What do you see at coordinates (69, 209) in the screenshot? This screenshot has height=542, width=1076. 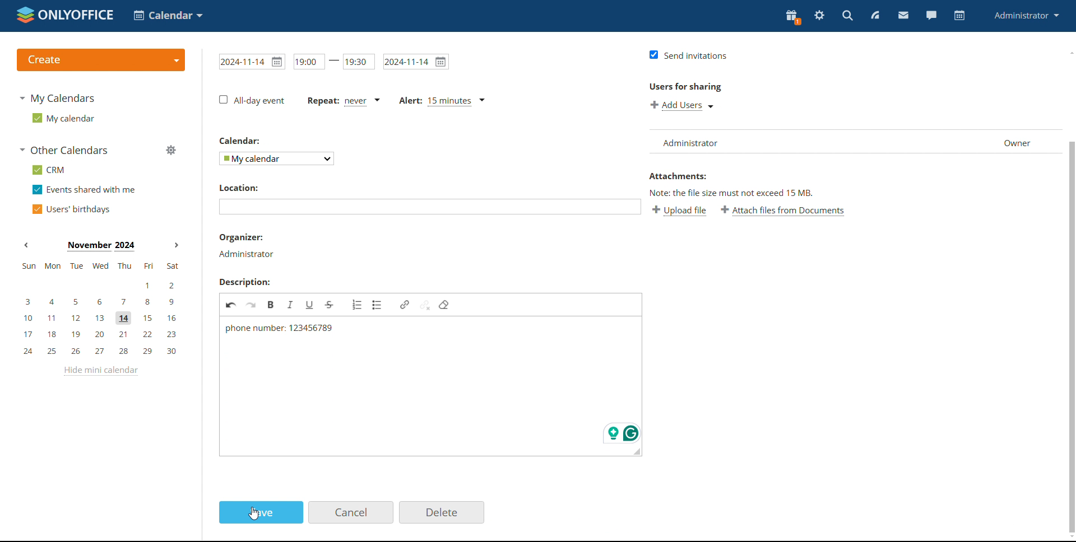 I see `users' birthdays` at bounding box center [69, 209].